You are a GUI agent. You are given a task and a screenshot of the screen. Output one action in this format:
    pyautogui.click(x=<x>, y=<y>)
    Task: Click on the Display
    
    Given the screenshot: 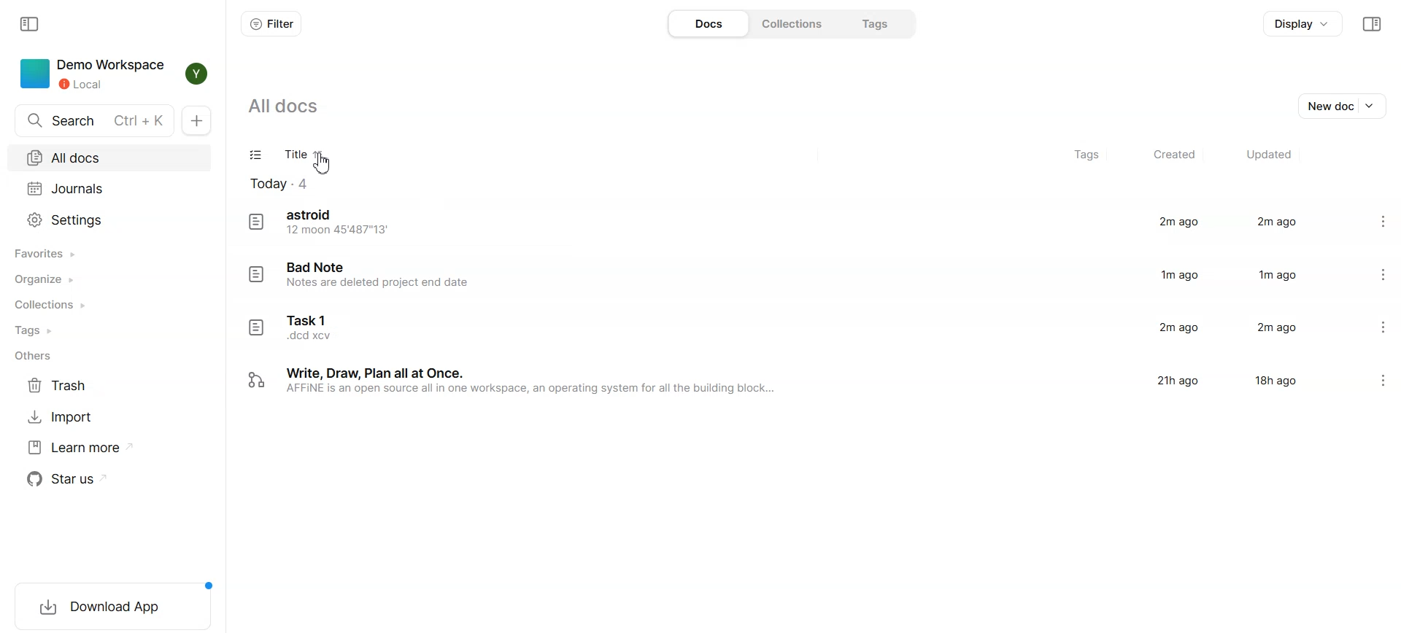 What is the action you would take?
    pyautogui.click(x=1303, y=23)
    